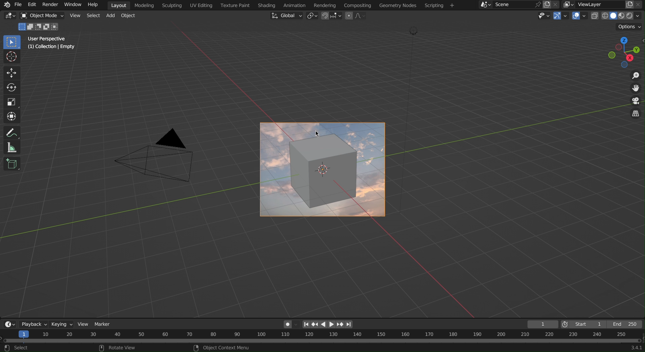  What do you see at coordinates (11, 148) in the screenshot?
I see `Measure` at bounding box center [11, 148].